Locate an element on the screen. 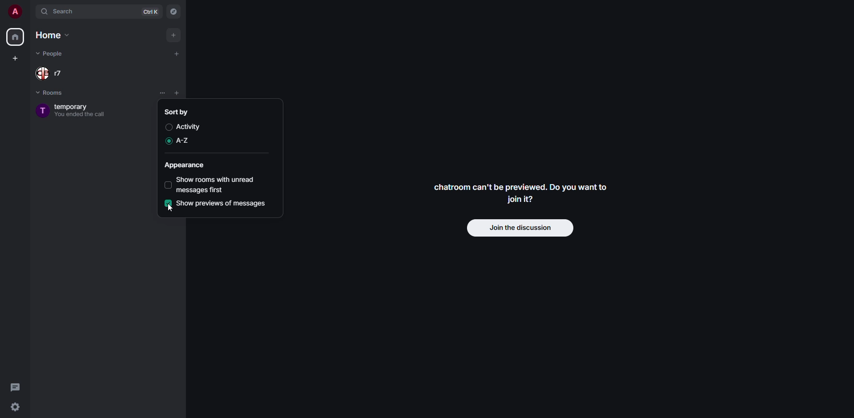  list options is located at coordinates (163, 92).